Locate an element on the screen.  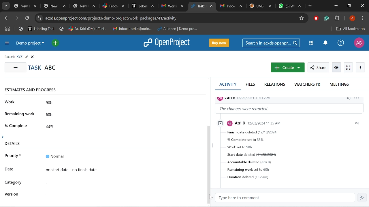
Grammerly is located at coordinates (326, 18).